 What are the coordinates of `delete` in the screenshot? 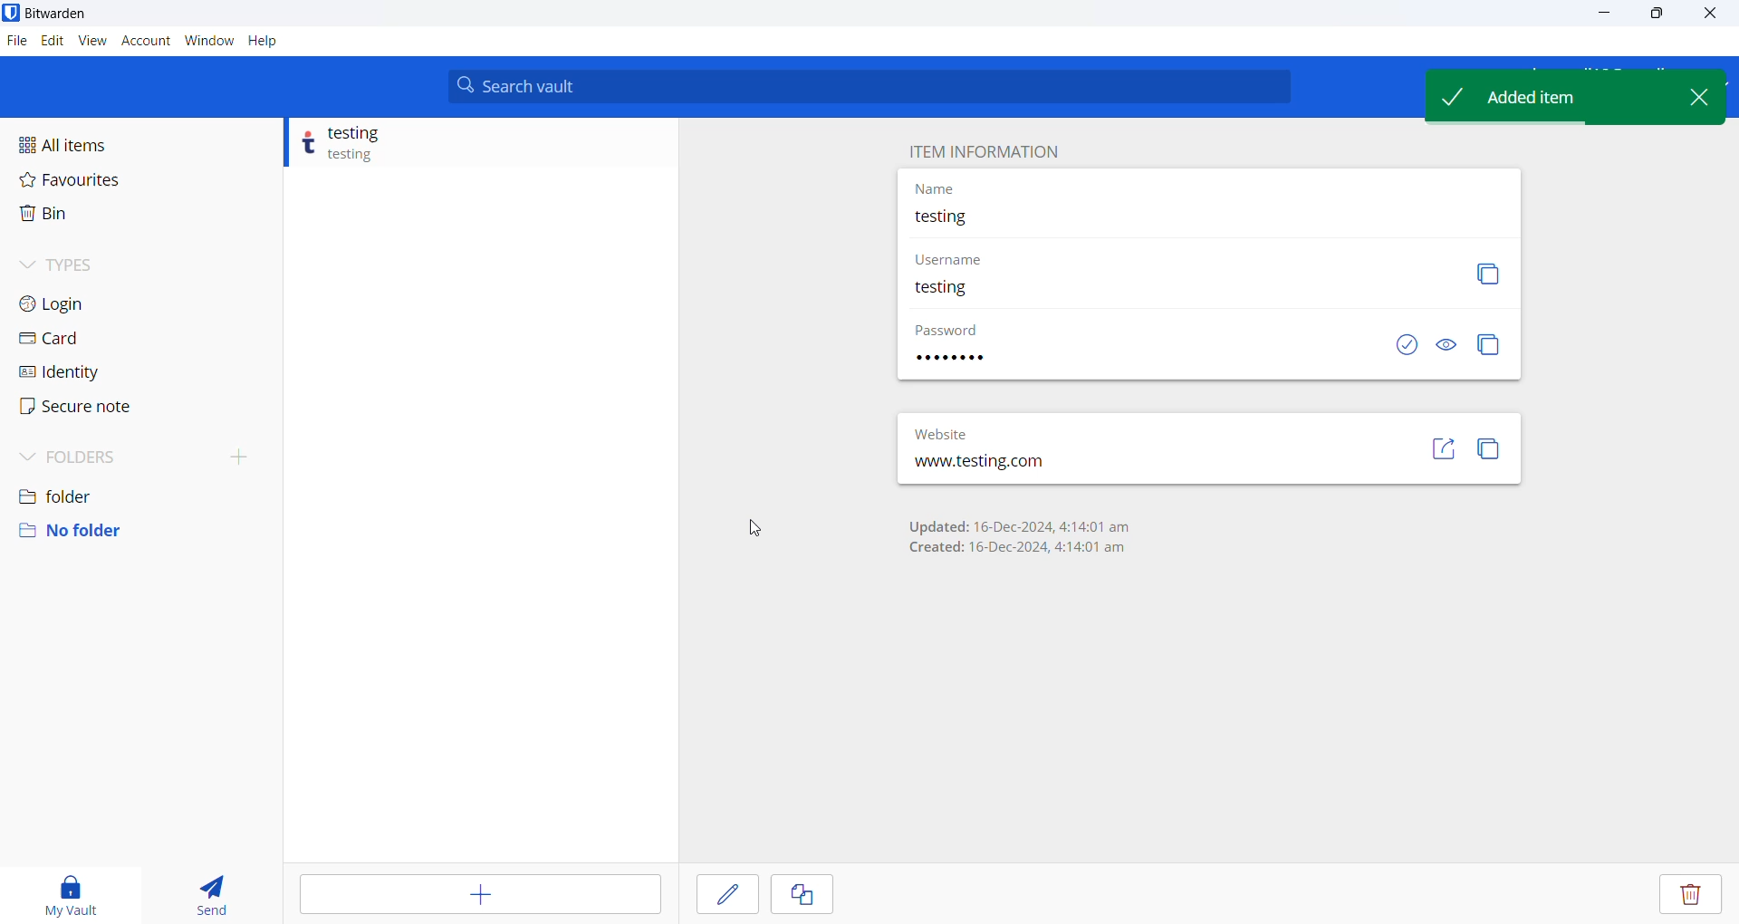 It's located at (1692, 894).